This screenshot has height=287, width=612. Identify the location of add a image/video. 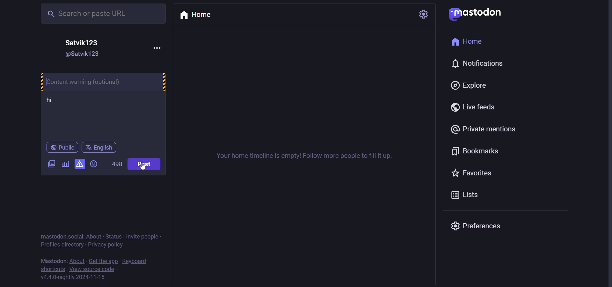
(49, 164).